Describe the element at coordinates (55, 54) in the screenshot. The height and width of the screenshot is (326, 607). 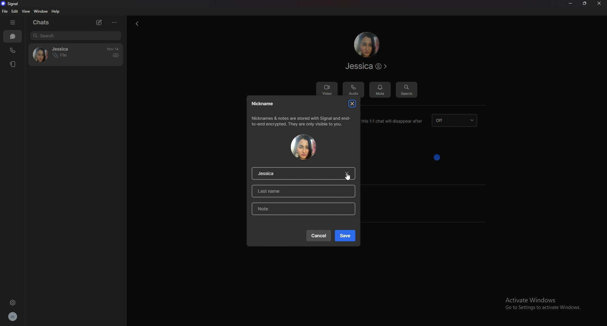
I see `contact` at that location.